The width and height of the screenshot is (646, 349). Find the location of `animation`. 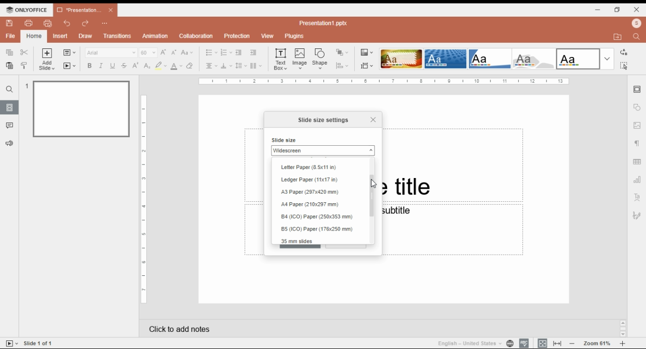

animation is located at coordinates (156, 36).